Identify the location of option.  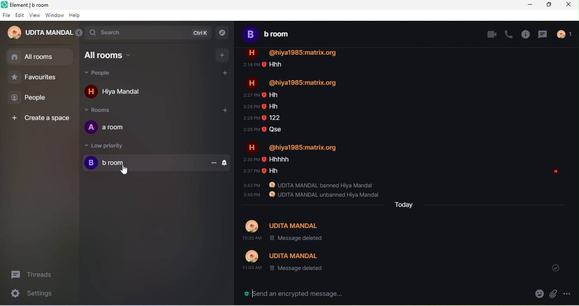
(215, 163).